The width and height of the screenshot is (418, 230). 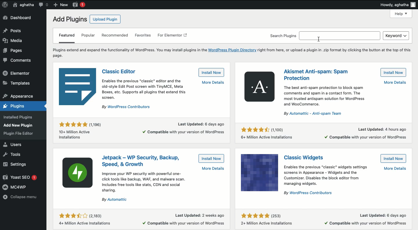 I want to click on Recommended, so click(x=116, y=36).